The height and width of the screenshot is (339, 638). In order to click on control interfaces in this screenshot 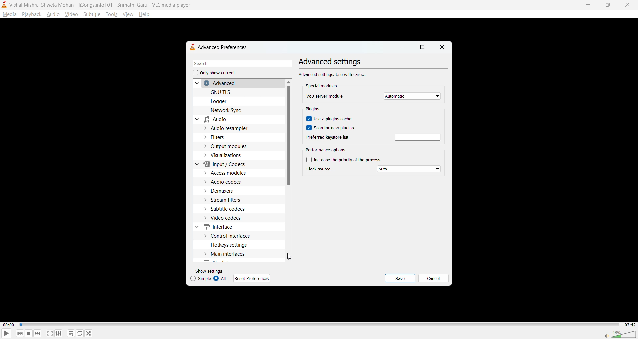, I will do `click(233, 235)`.